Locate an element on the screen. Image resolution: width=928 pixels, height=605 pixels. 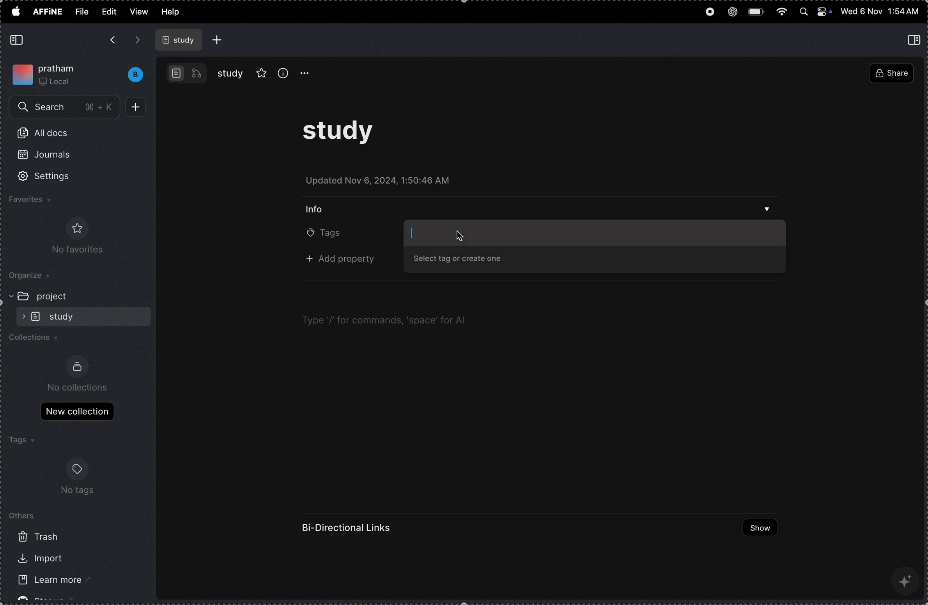
battery is located at coordinates (757, 11).